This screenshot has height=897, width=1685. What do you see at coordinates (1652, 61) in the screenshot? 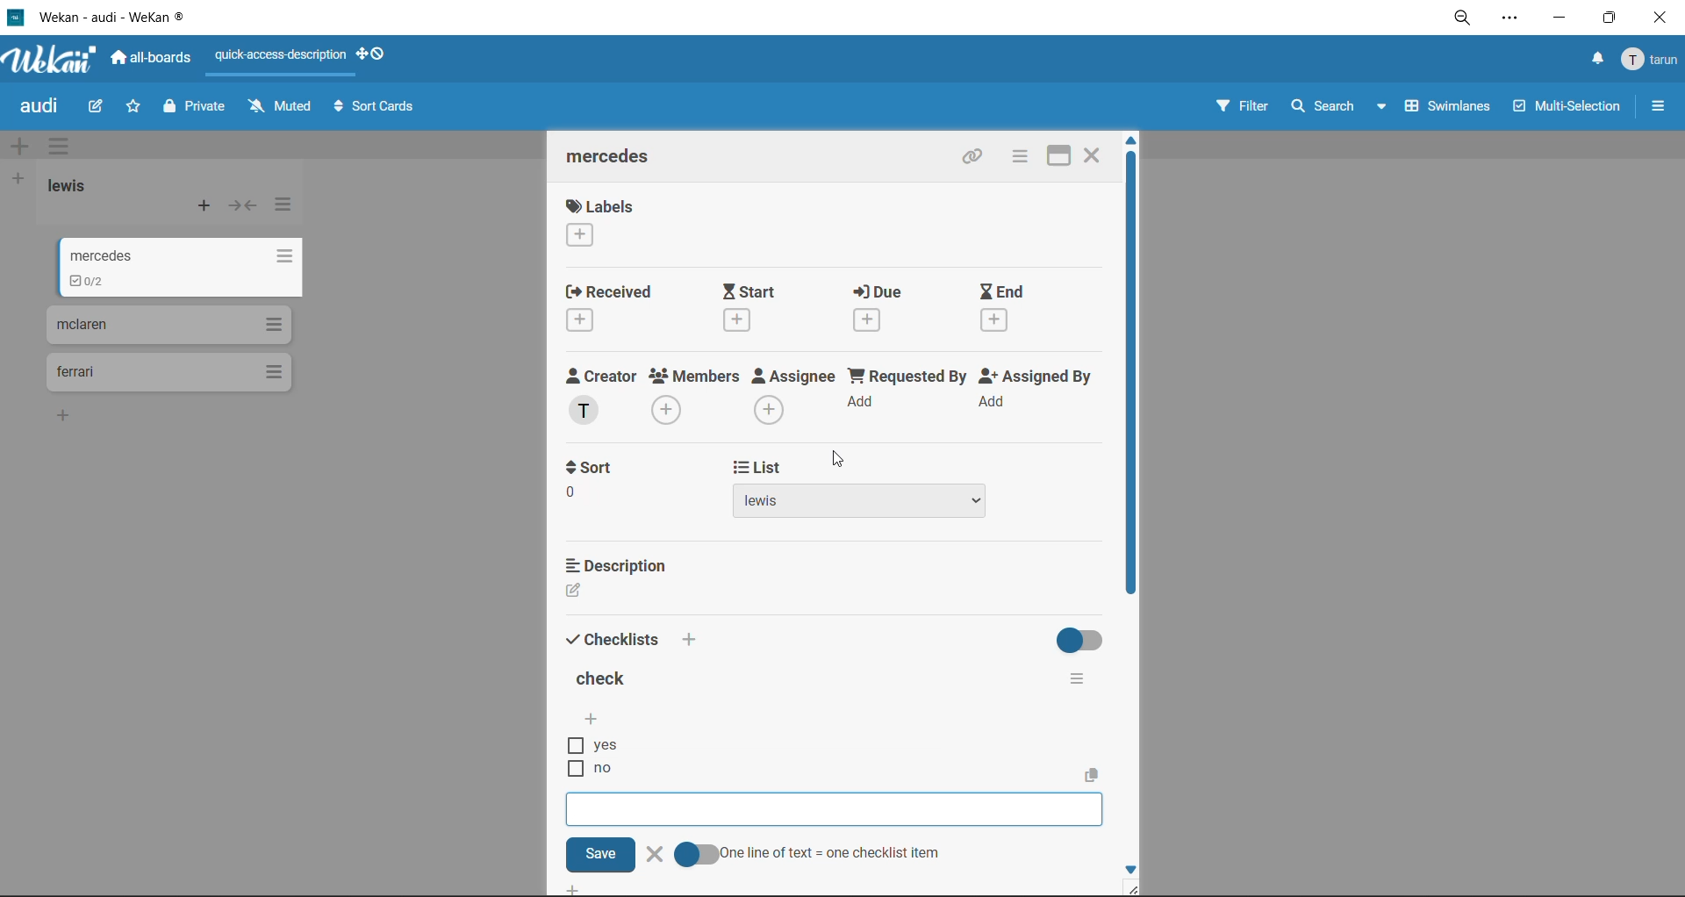
I see `menu` at bounding box center [1652, 61].